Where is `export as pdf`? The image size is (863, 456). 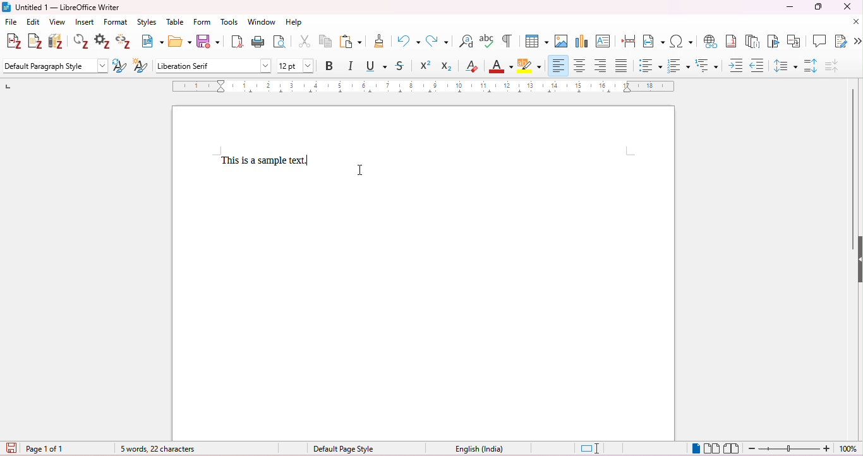
export as pdf is located at coordinates (238, 42).